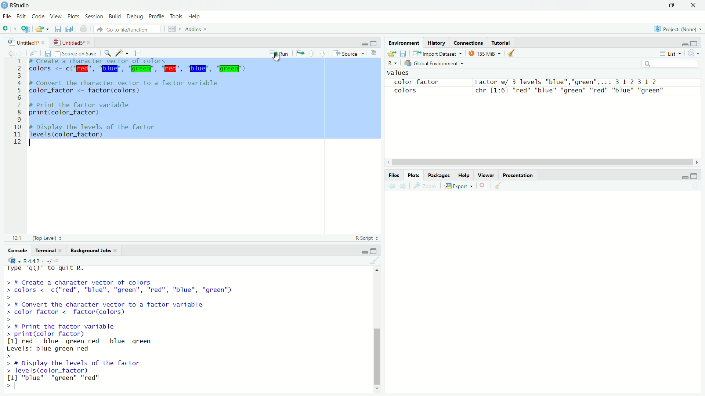 This screenshot has width=705, height=396. What do you see at coordinates (59, 262) in the screenshot?
I see `view the current working directory` at bounding box center [59, 262].